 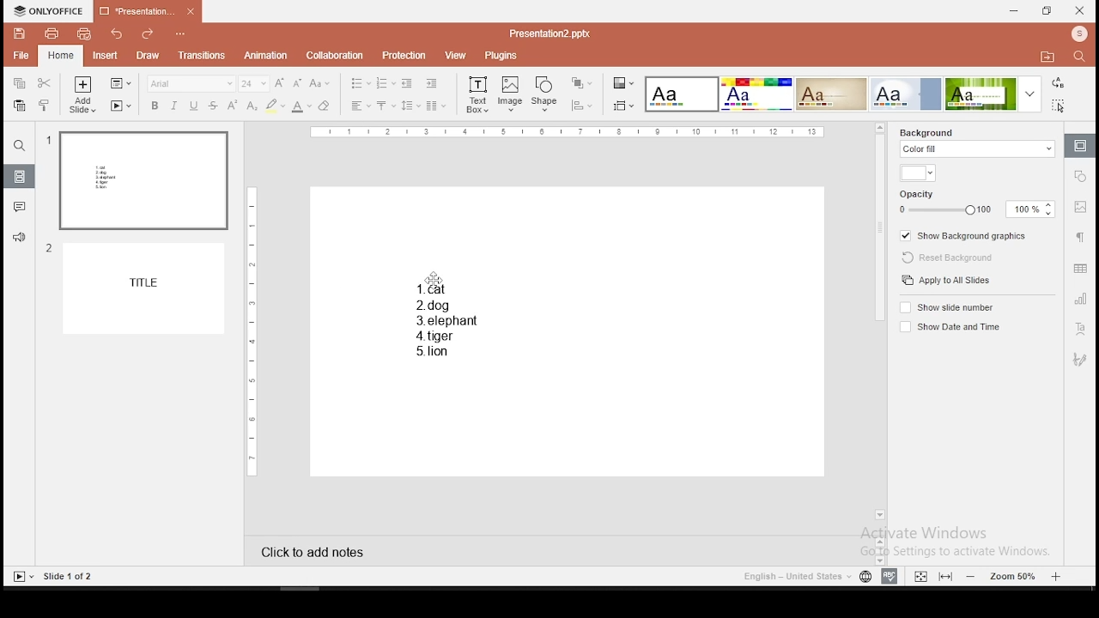 I want to click on change case, so click(x=319, y=82).